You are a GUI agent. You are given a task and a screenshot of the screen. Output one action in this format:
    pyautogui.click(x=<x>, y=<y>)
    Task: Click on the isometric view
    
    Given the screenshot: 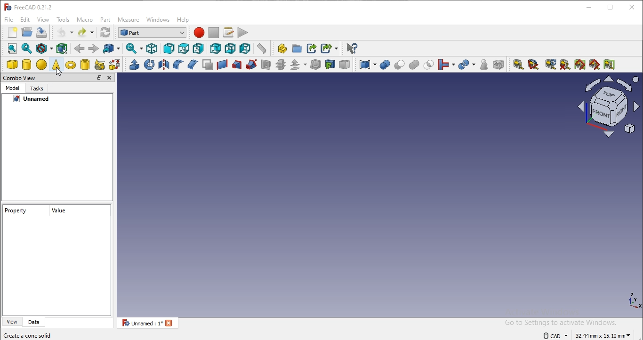 What is the action you would take?
    pyautogui.click(x=152, y=49)
    